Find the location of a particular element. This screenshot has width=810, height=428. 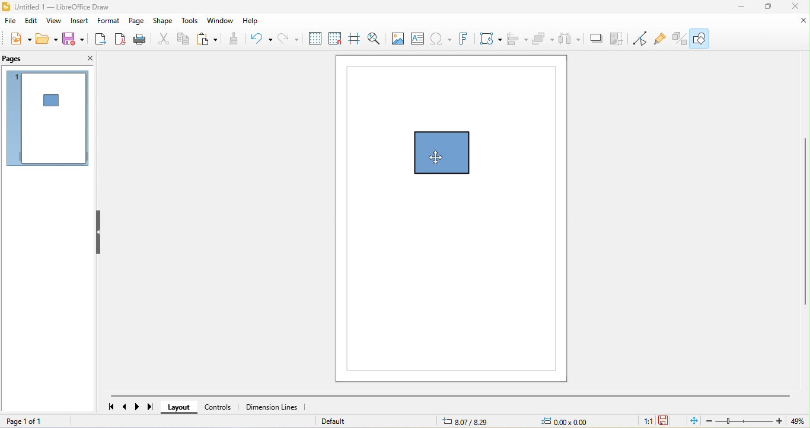

cut is located at coordinates (163, 40).